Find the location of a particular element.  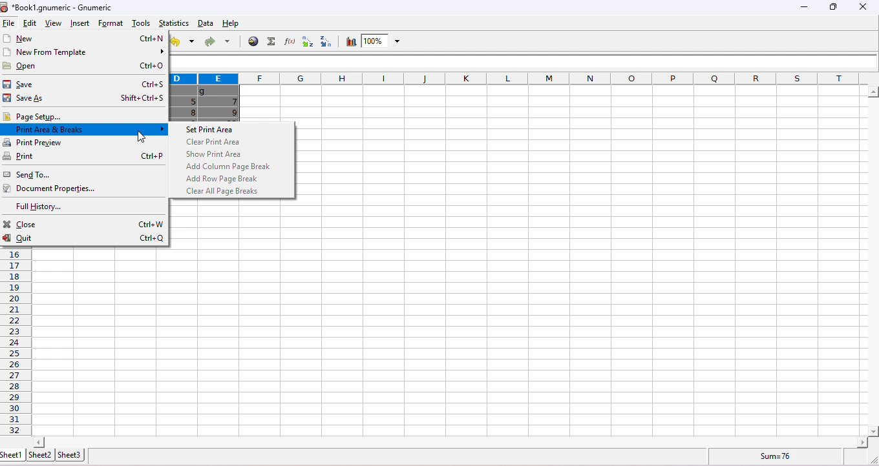

zoom is located at coordinates (383, 41).